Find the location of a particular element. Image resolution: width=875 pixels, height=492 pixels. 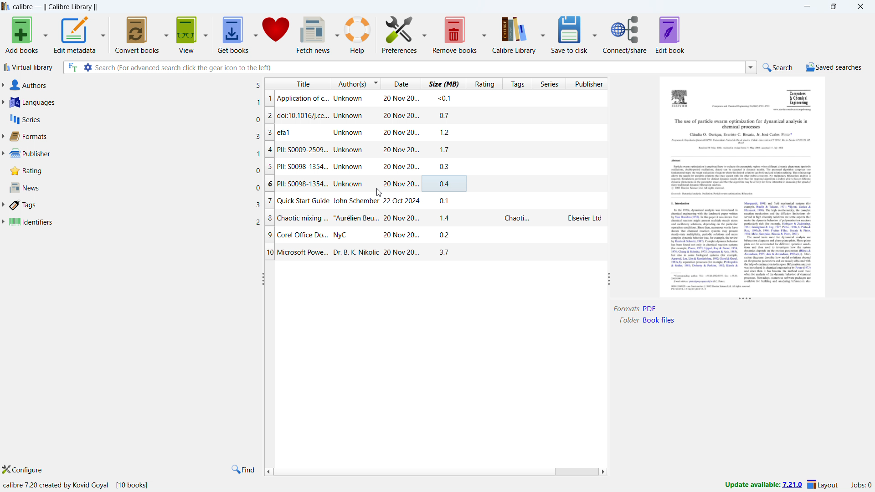

donate to clibre is located at coordinates (277, 34).